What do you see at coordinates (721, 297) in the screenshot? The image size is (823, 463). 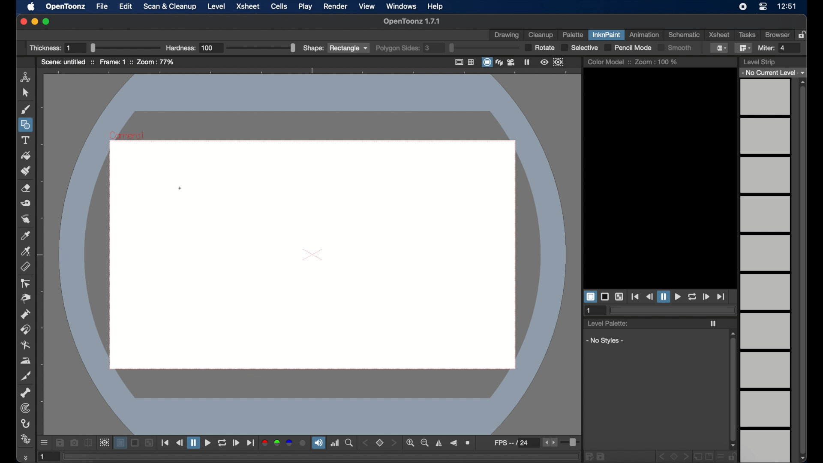 I see `jump to end` at bounding box center [721, 297].